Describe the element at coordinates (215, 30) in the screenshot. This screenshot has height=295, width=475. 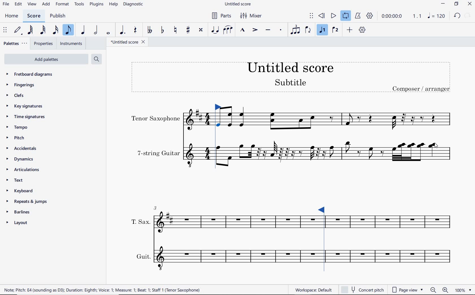
I see `TIE` at that location.